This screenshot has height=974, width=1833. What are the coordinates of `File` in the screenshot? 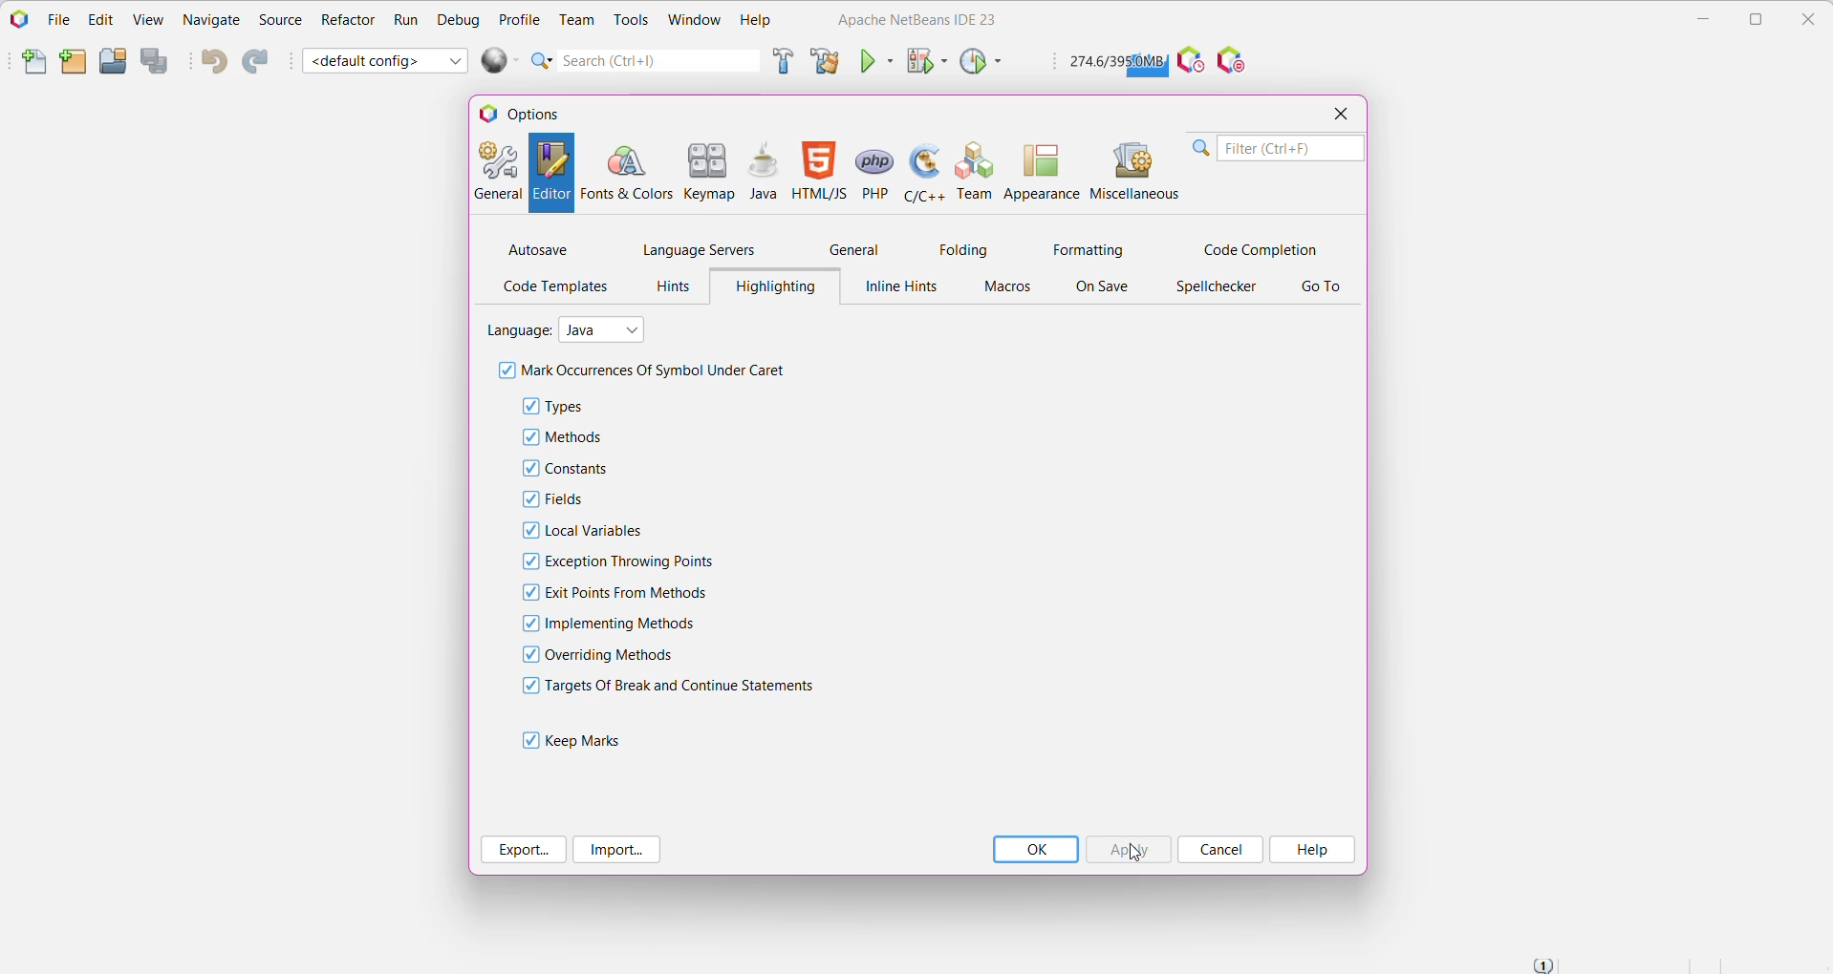 It's located at (55, 19).